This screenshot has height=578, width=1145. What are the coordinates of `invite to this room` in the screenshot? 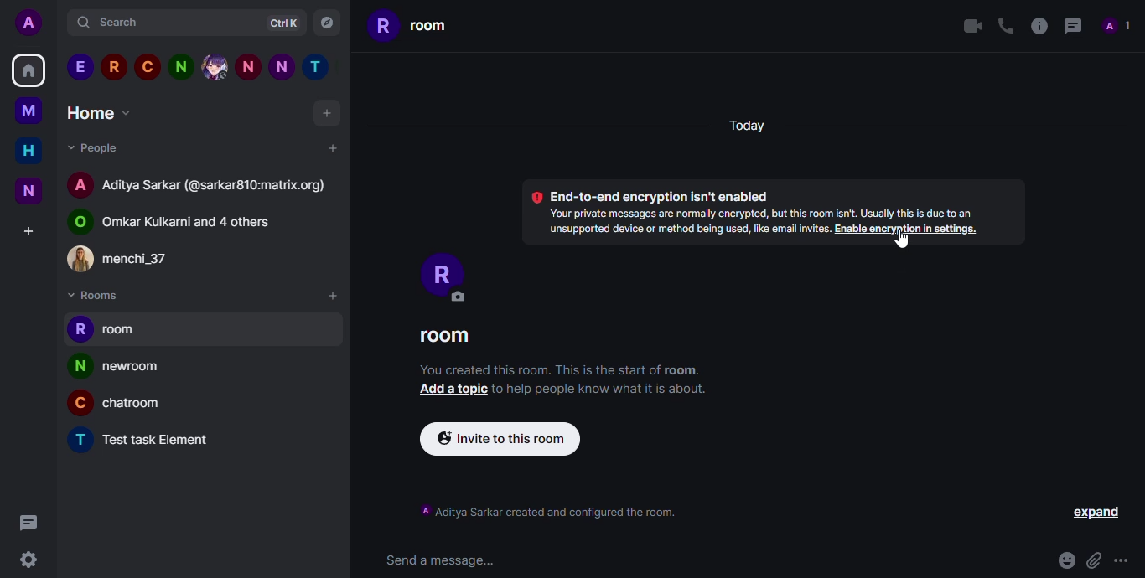 It's located at (502, 439).